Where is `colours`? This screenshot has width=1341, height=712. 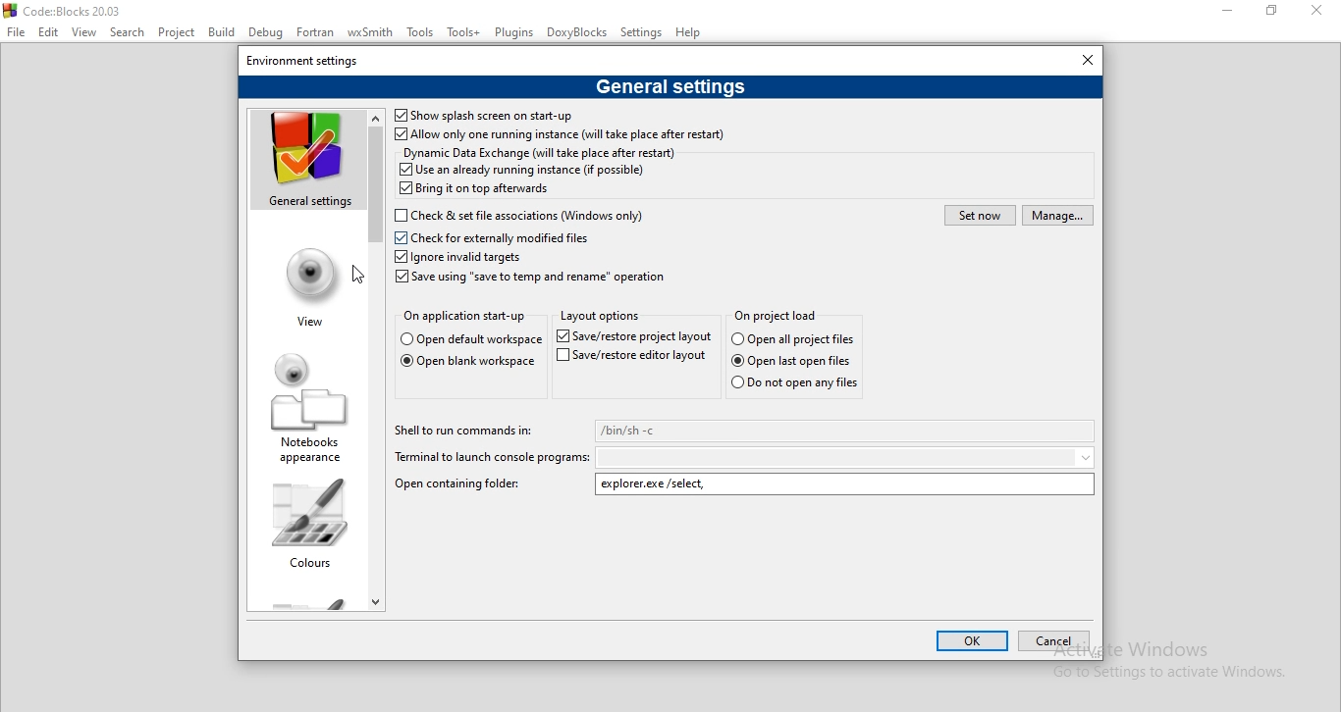 colours is located at coordinates (308, 530).